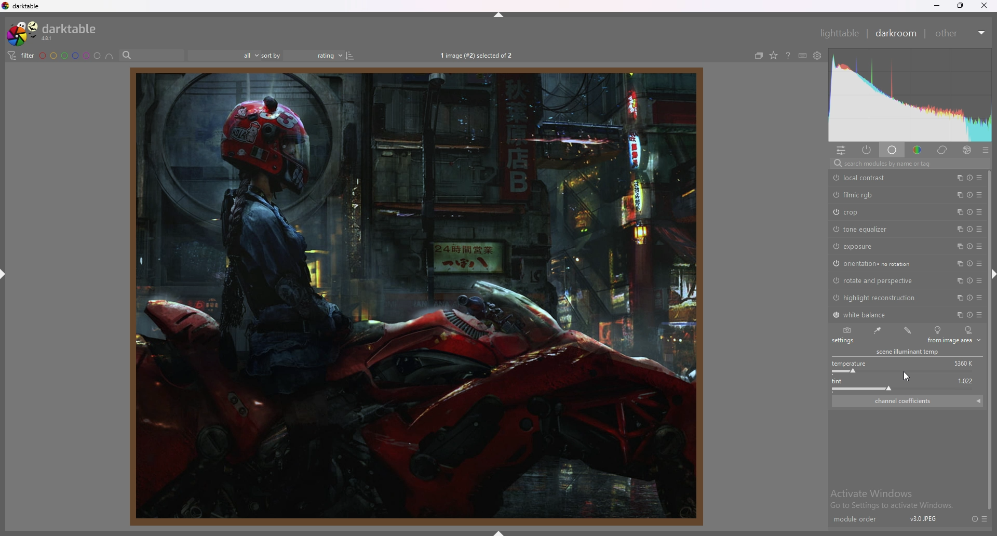  What do you see at coordinates (969, 247) in the screenshot?
I see `reset` at bounding box center [969, 247].